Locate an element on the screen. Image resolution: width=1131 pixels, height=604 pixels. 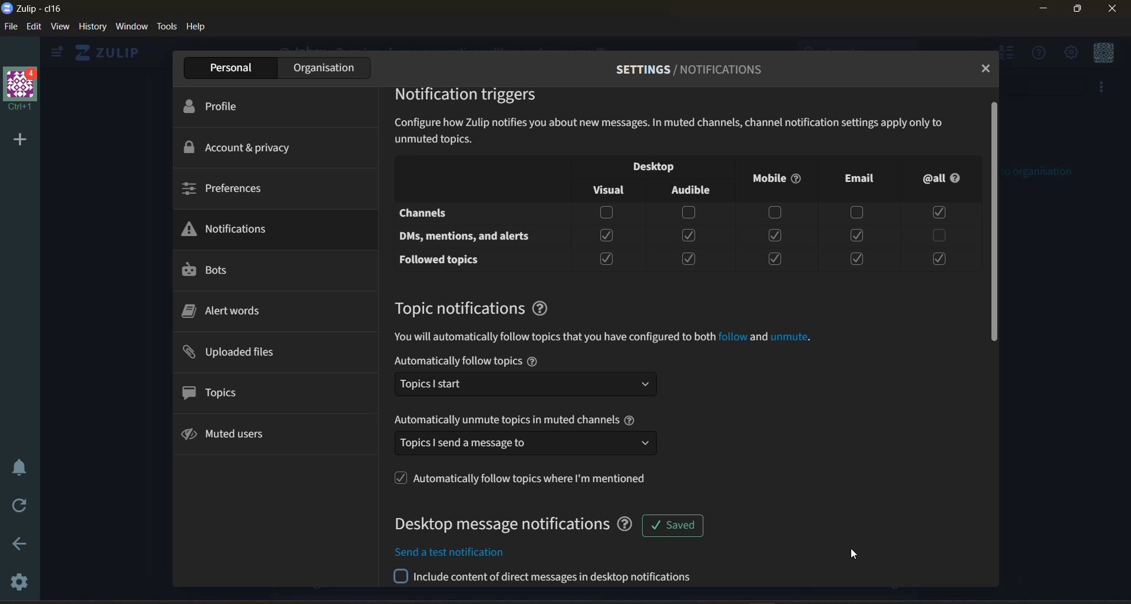
topic notifications is located at coordinates (458, 308).